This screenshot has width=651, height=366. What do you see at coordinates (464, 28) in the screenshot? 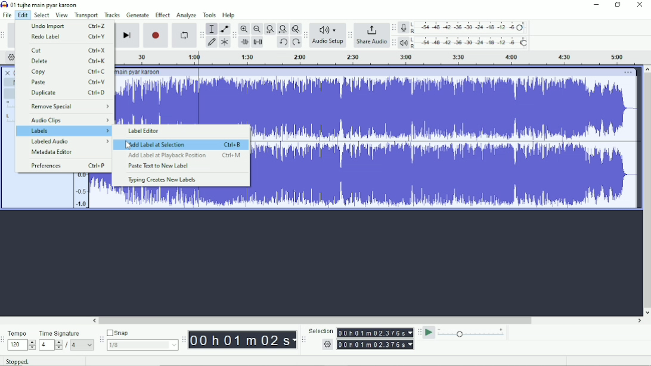
I see `Record meter` at bounding box center [464, 28].